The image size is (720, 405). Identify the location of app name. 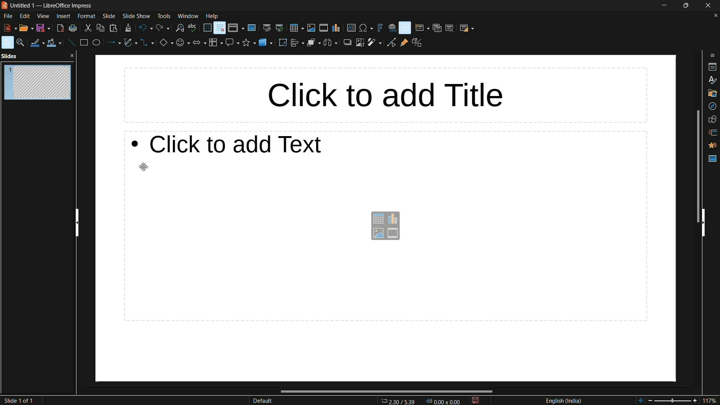
(68, 5).